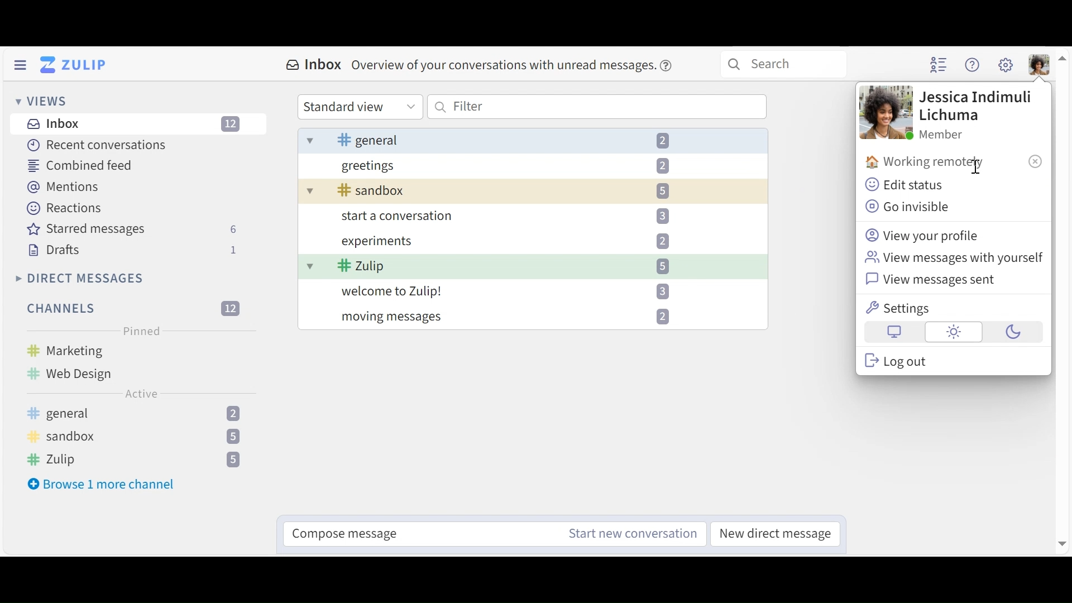 The height and width of the screenshot is (603, 1072). I want to click on View message sent, so click(930, 279).